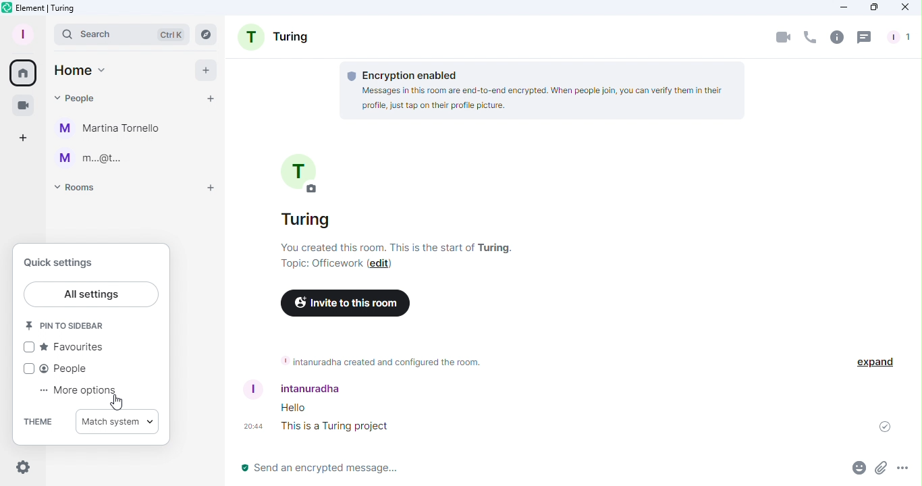 The width and height of the screenshot is (922, 486). What do you see at coordinates (869, 8) in the screenshot?
I see `Maximize` at bounding box center [869, 8].